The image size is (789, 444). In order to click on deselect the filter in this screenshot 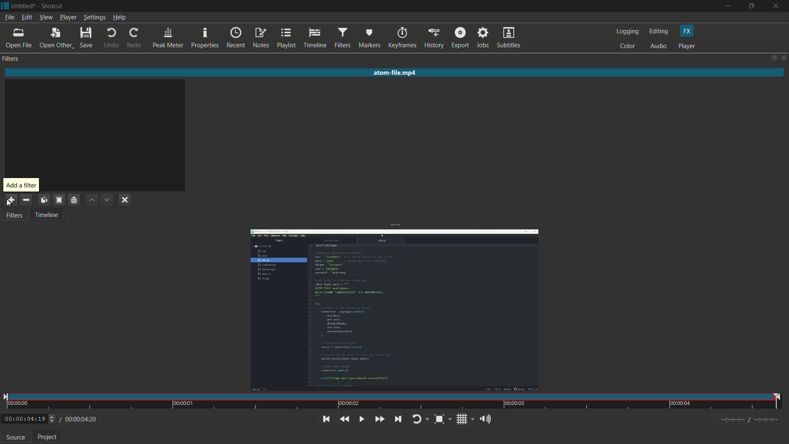, I will do `click(125, 201)`.